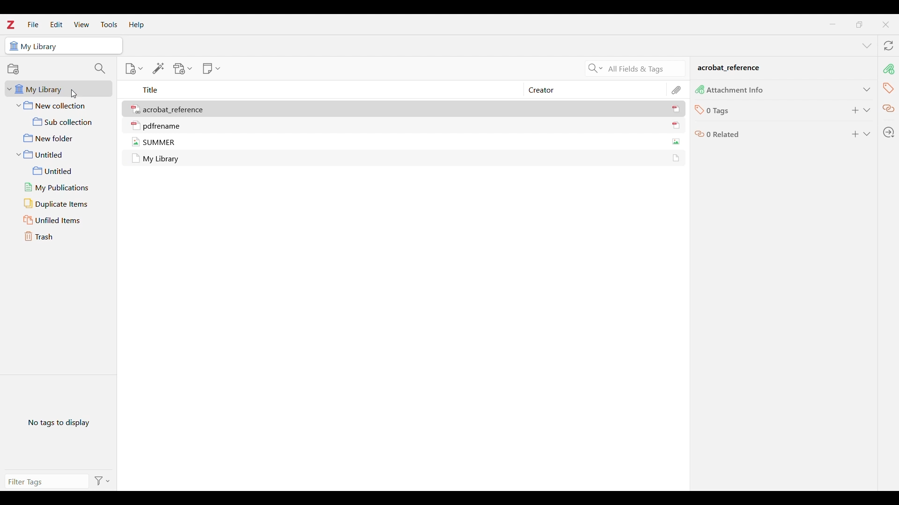 The image size is (899, 505). I want to click on Add new collection, so click(13, 69).